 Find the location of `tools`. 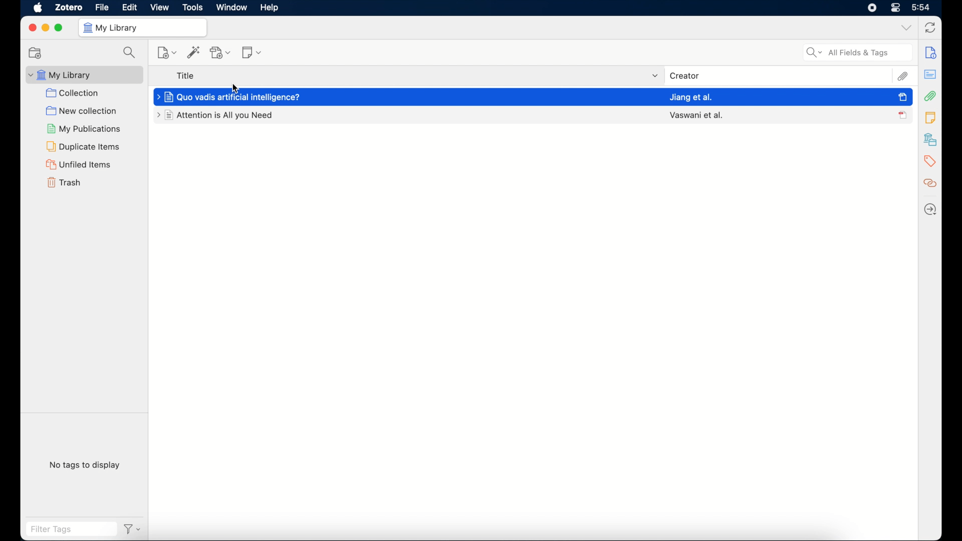

tools is located at coordinates (193, 7).